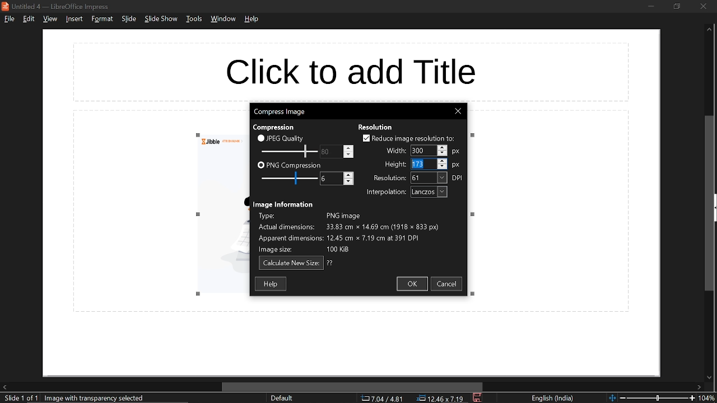  I want to click on interpolation, so click(429, 192).